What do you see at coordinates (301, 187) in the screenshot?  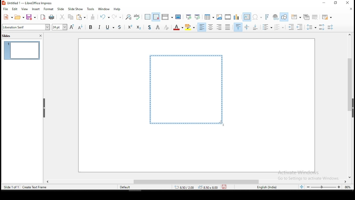 I see `fit slide to current window` at bounding box center [301, 187].